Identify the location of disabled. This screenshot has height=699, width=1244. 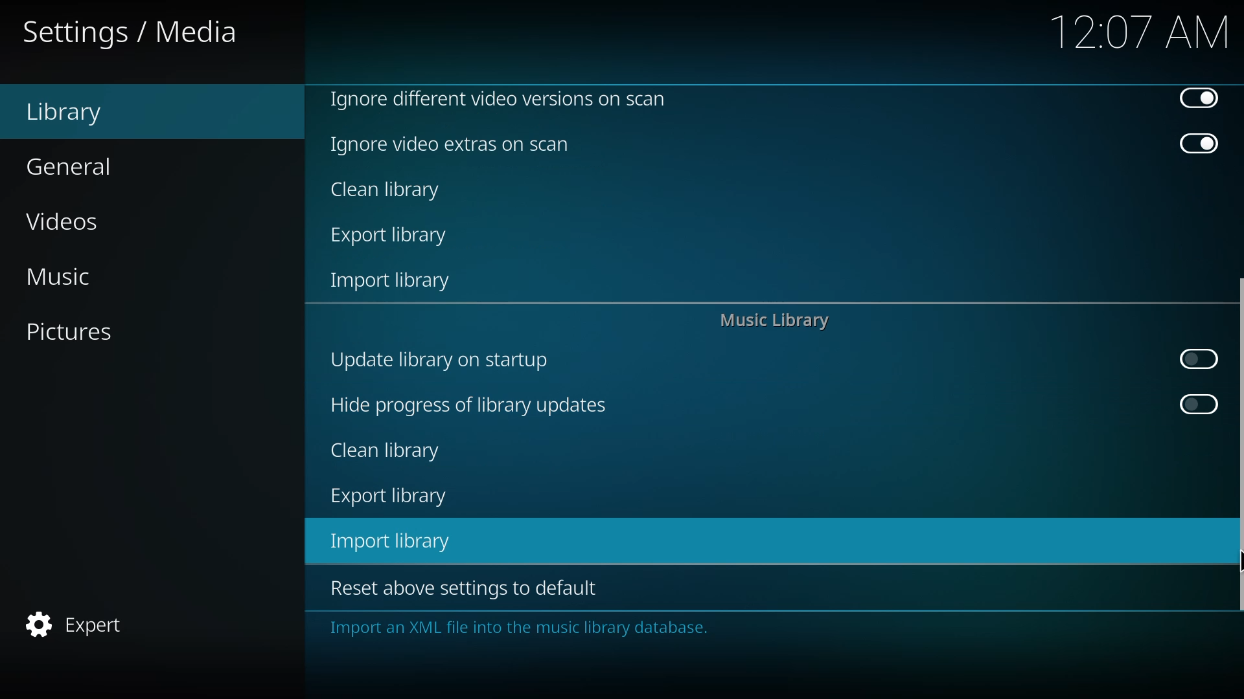
(1199, 145).